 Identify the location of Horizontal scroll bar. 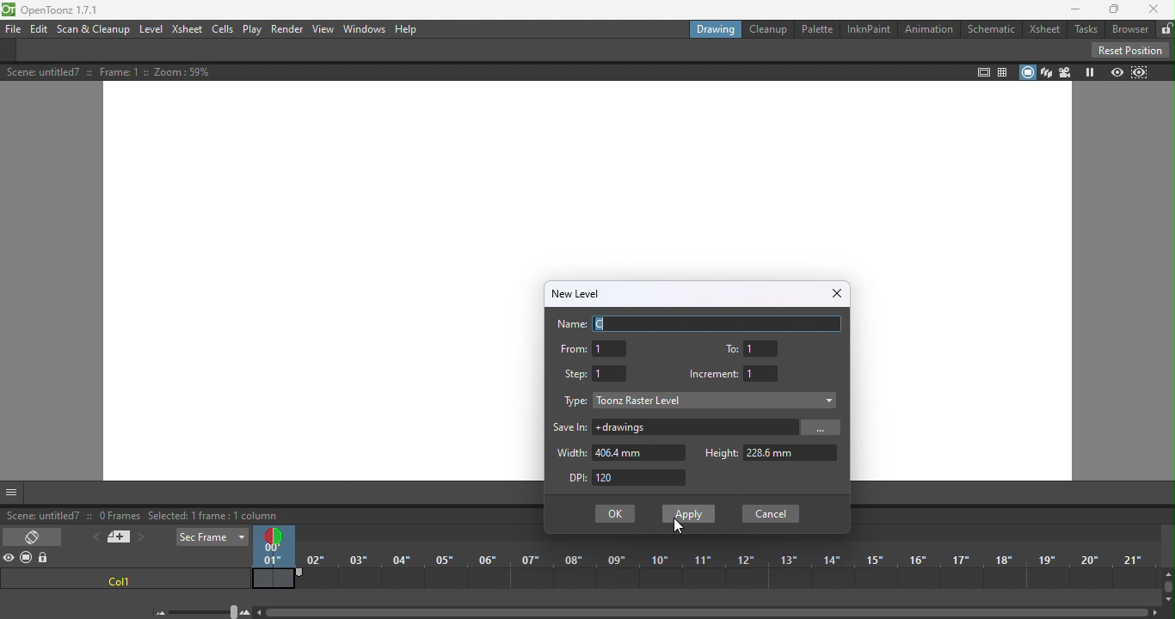
(711, 611).